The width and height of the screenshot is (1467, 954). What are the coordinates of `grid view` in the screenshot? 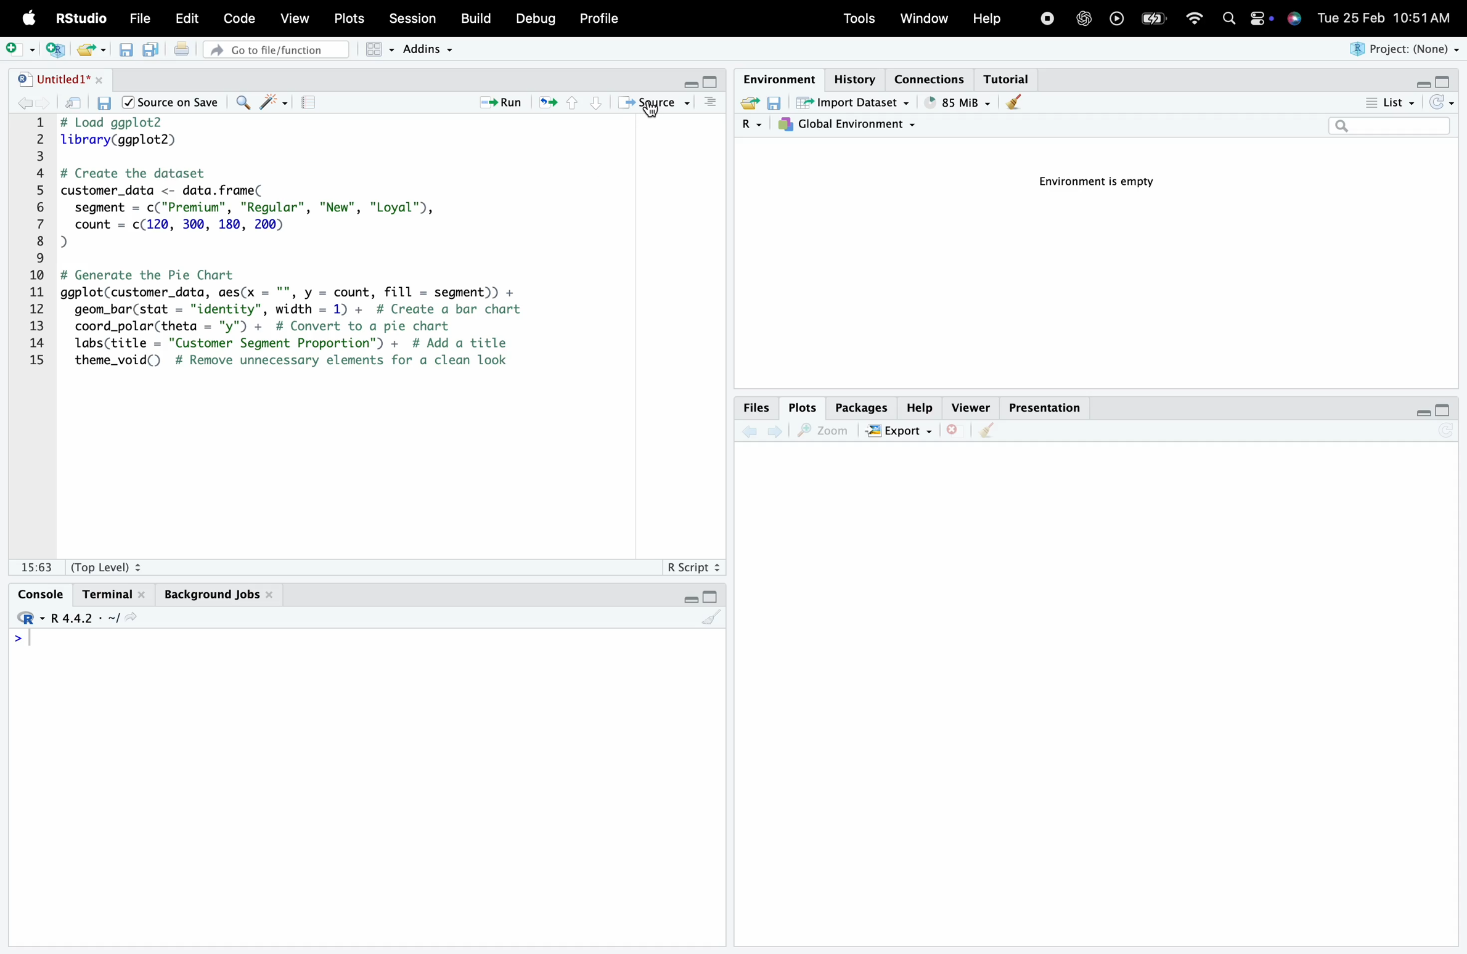 It's located at (375, 52).